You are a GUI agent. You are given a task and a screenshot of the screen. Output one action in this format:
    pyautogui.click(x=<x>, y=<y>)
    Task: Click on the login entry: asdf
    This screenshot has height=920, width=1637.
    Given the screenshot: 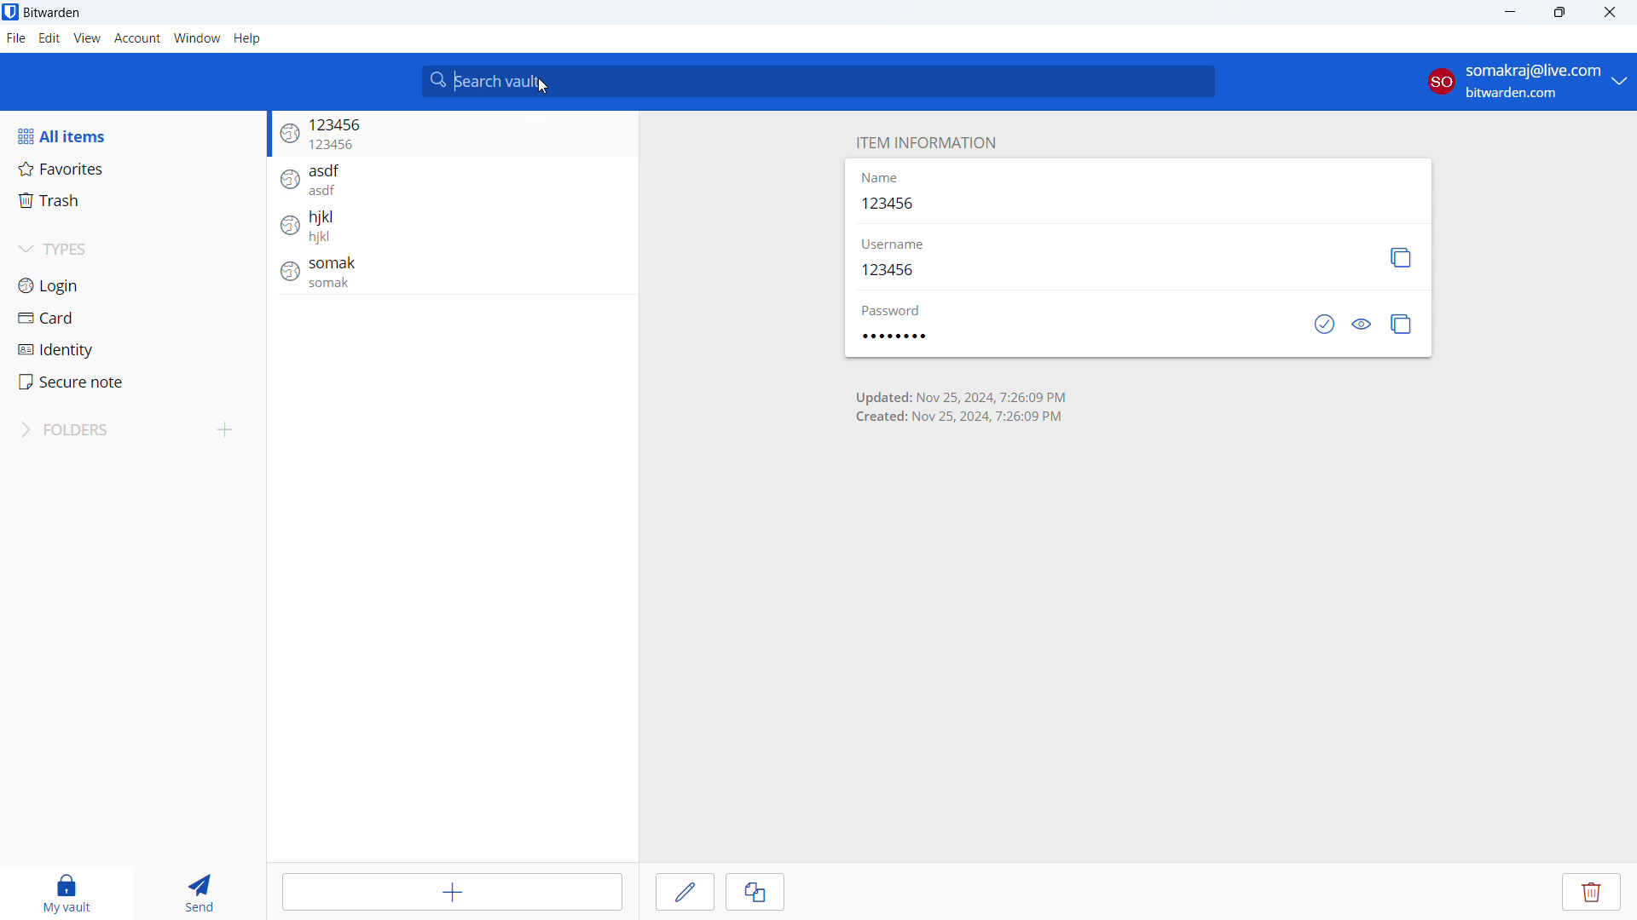 What is the action you would take?
    pyautogui.click(x=448, y=180)
    